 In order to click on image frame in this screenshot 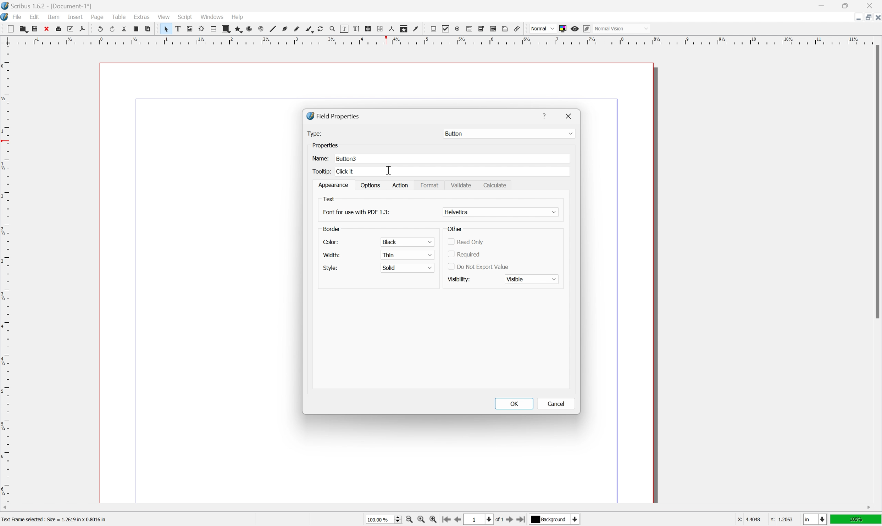, I will do `click(190, 29)`.